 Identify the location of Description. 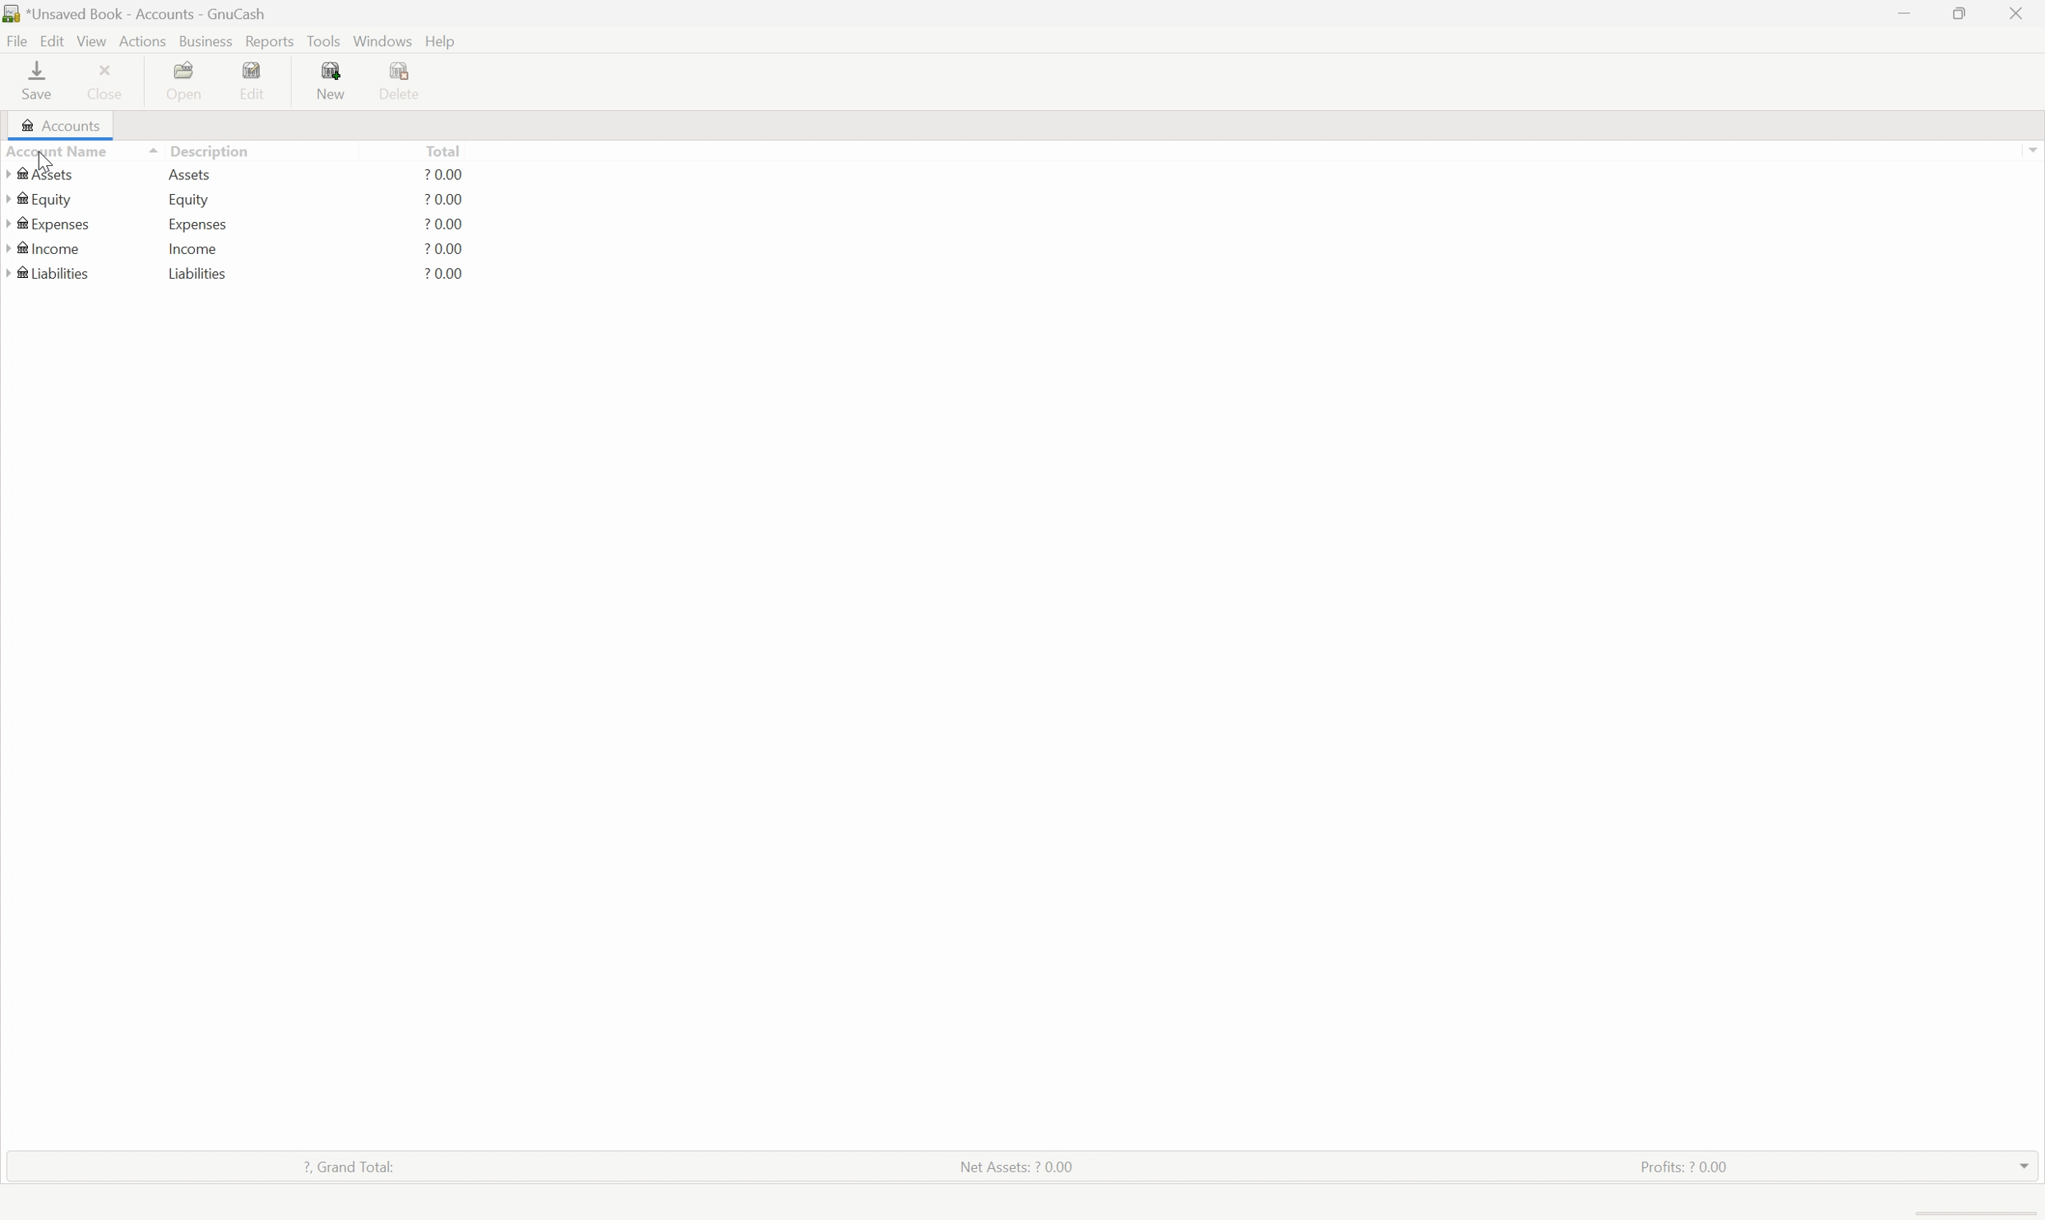
(203, 150).